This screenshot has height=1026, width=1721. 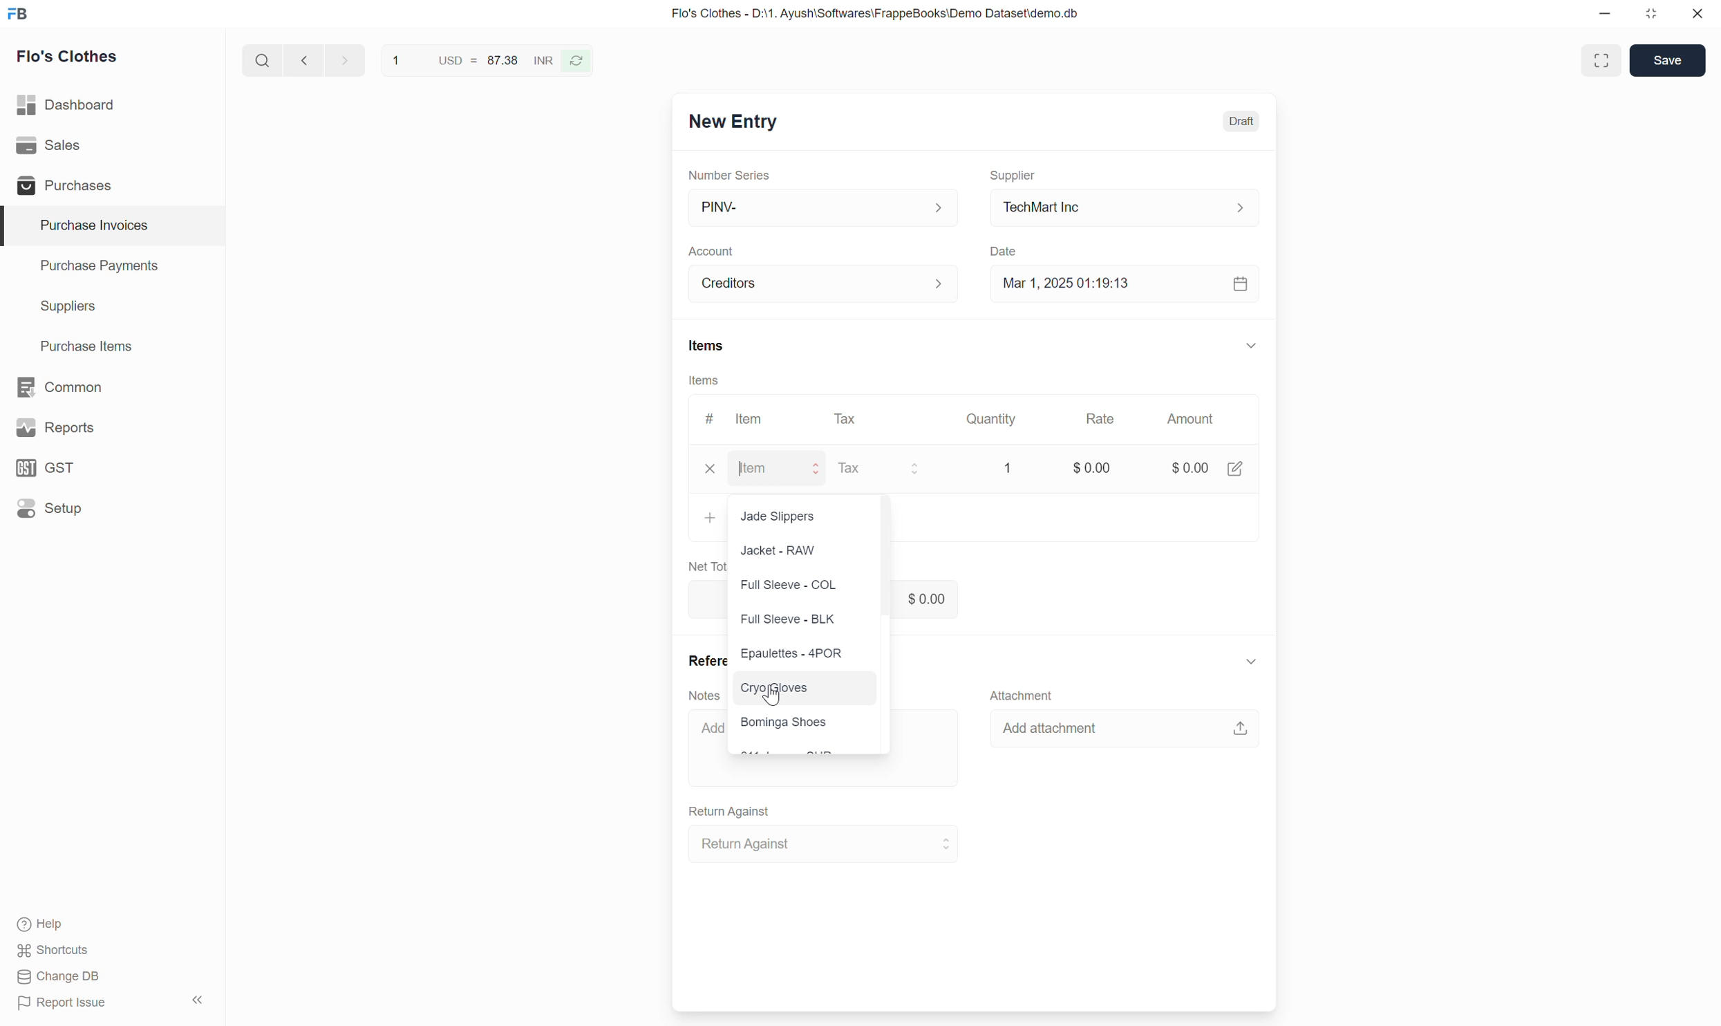 I want to click on Purchase Invoices, so click(x=85, y=225).